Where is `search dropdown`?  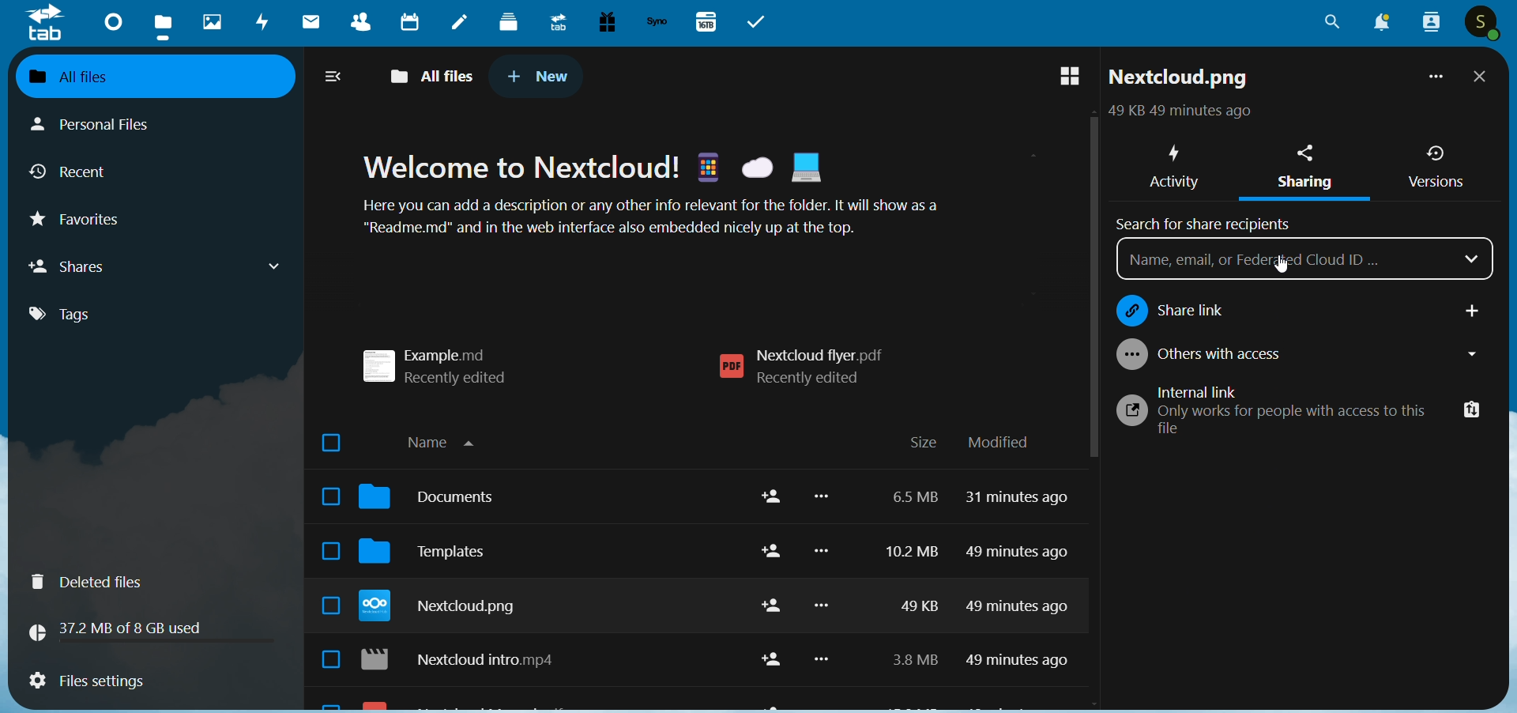 search dropdown is located at coordinates (1474, 259).